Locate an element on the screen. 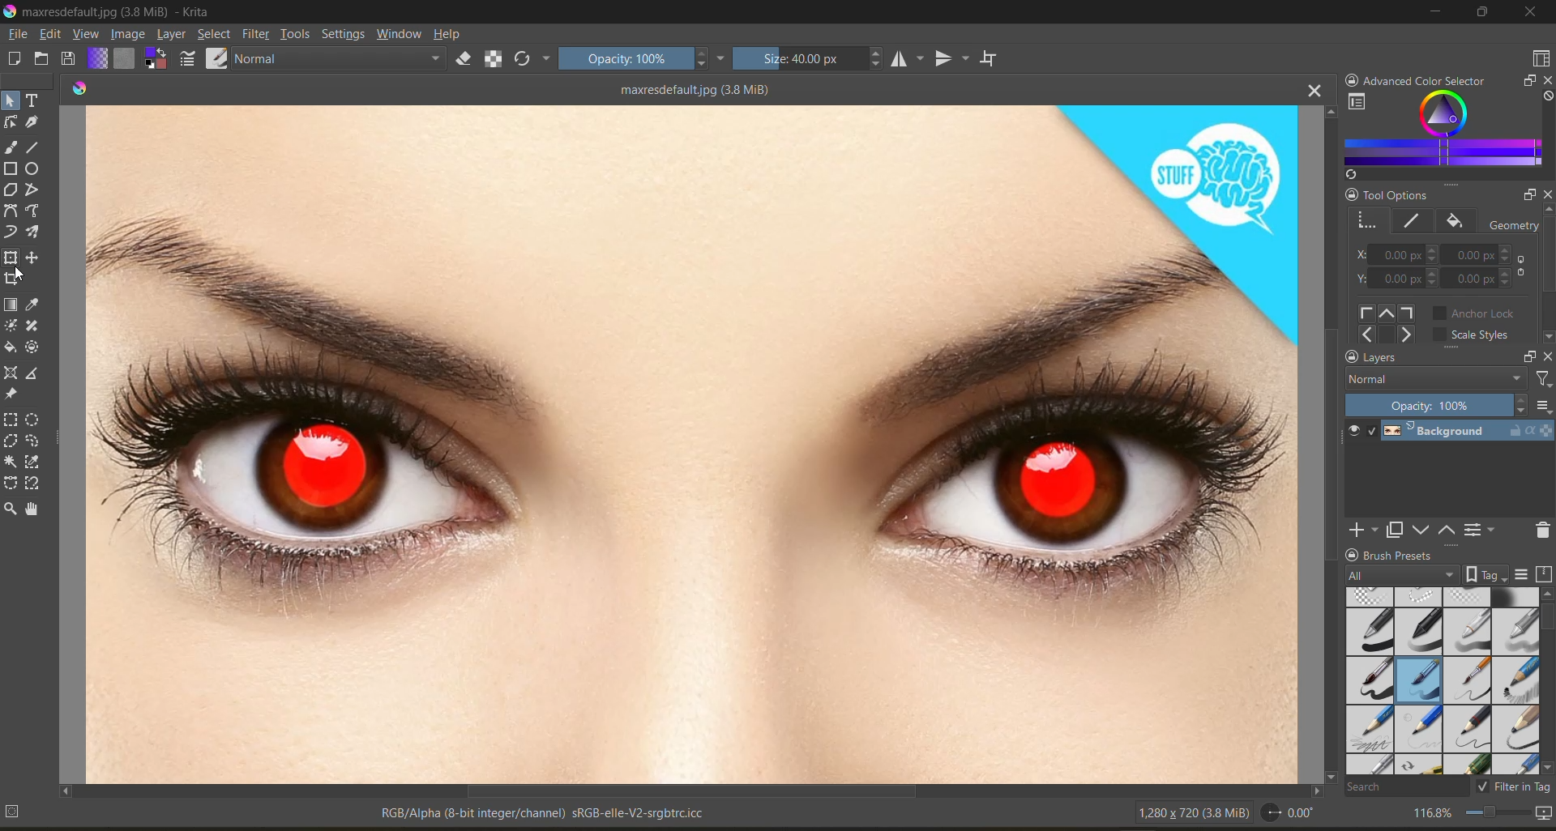 This screenshot has width=1556, height=831. tools is located at coordinates (295, 35).